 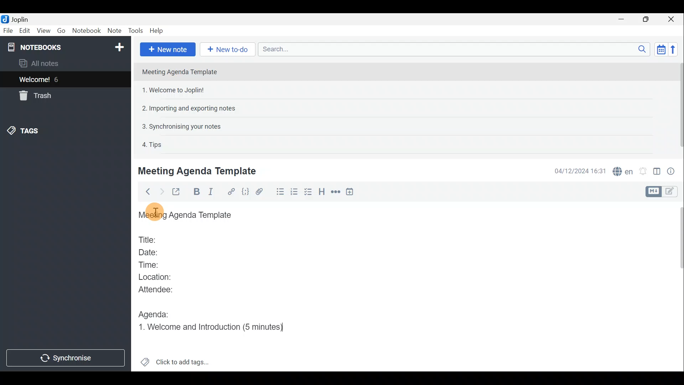 I want to click on Maximise, so click(x=646, y=20).